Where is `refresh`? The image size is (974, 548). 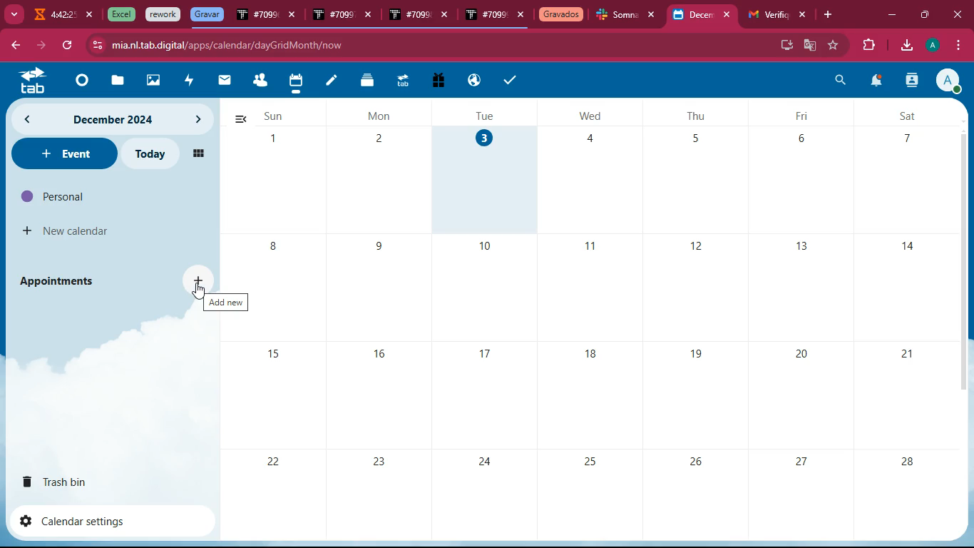
refresh is located at coordinates (67, 46).